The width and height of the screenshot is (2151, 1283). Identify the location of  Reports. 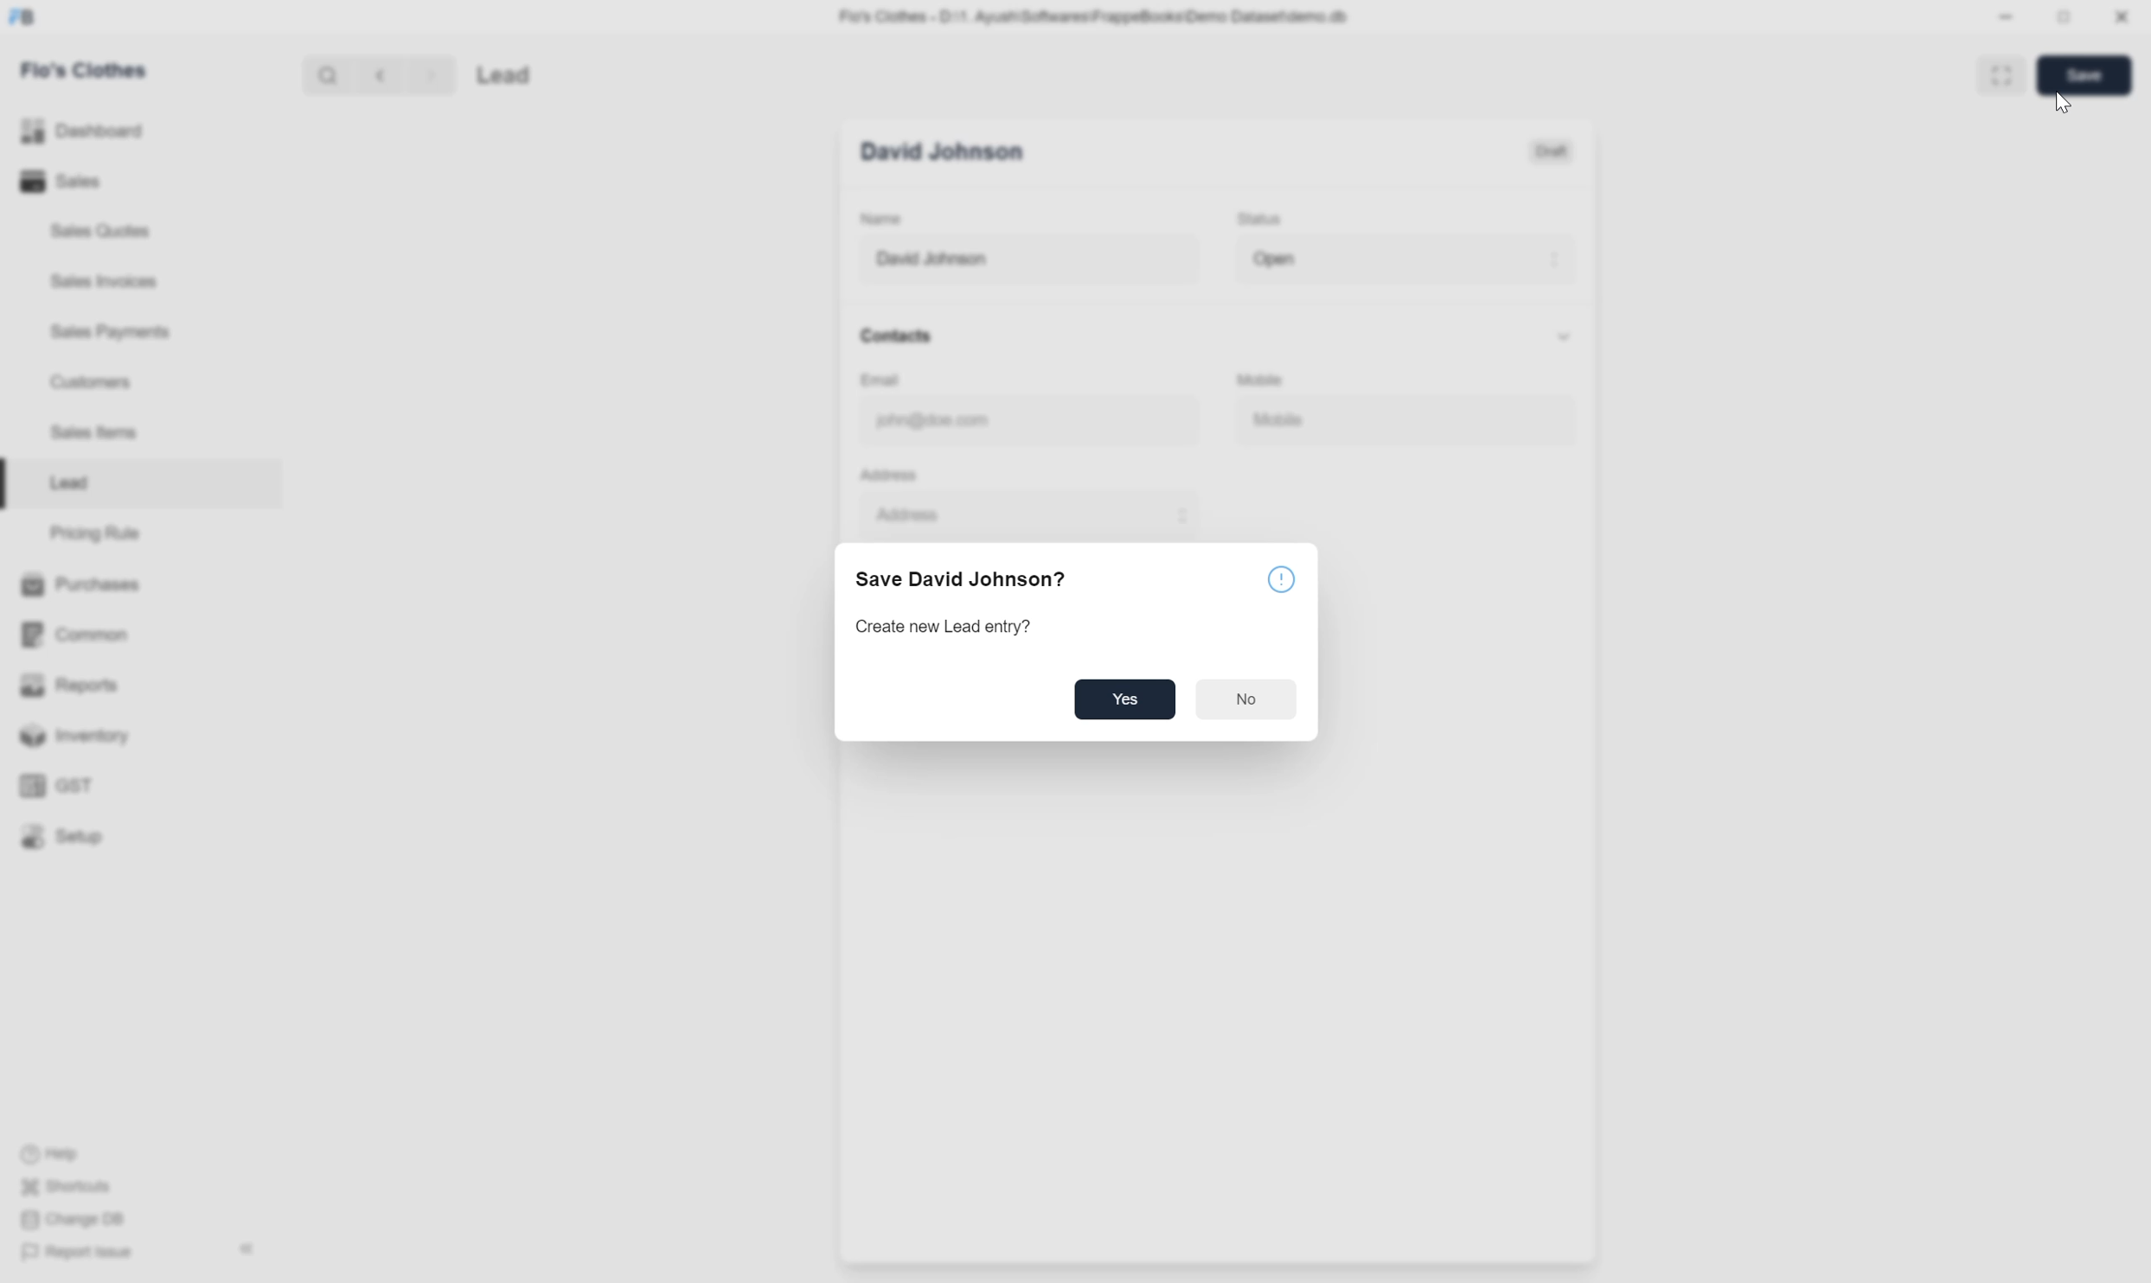
(63, 683).